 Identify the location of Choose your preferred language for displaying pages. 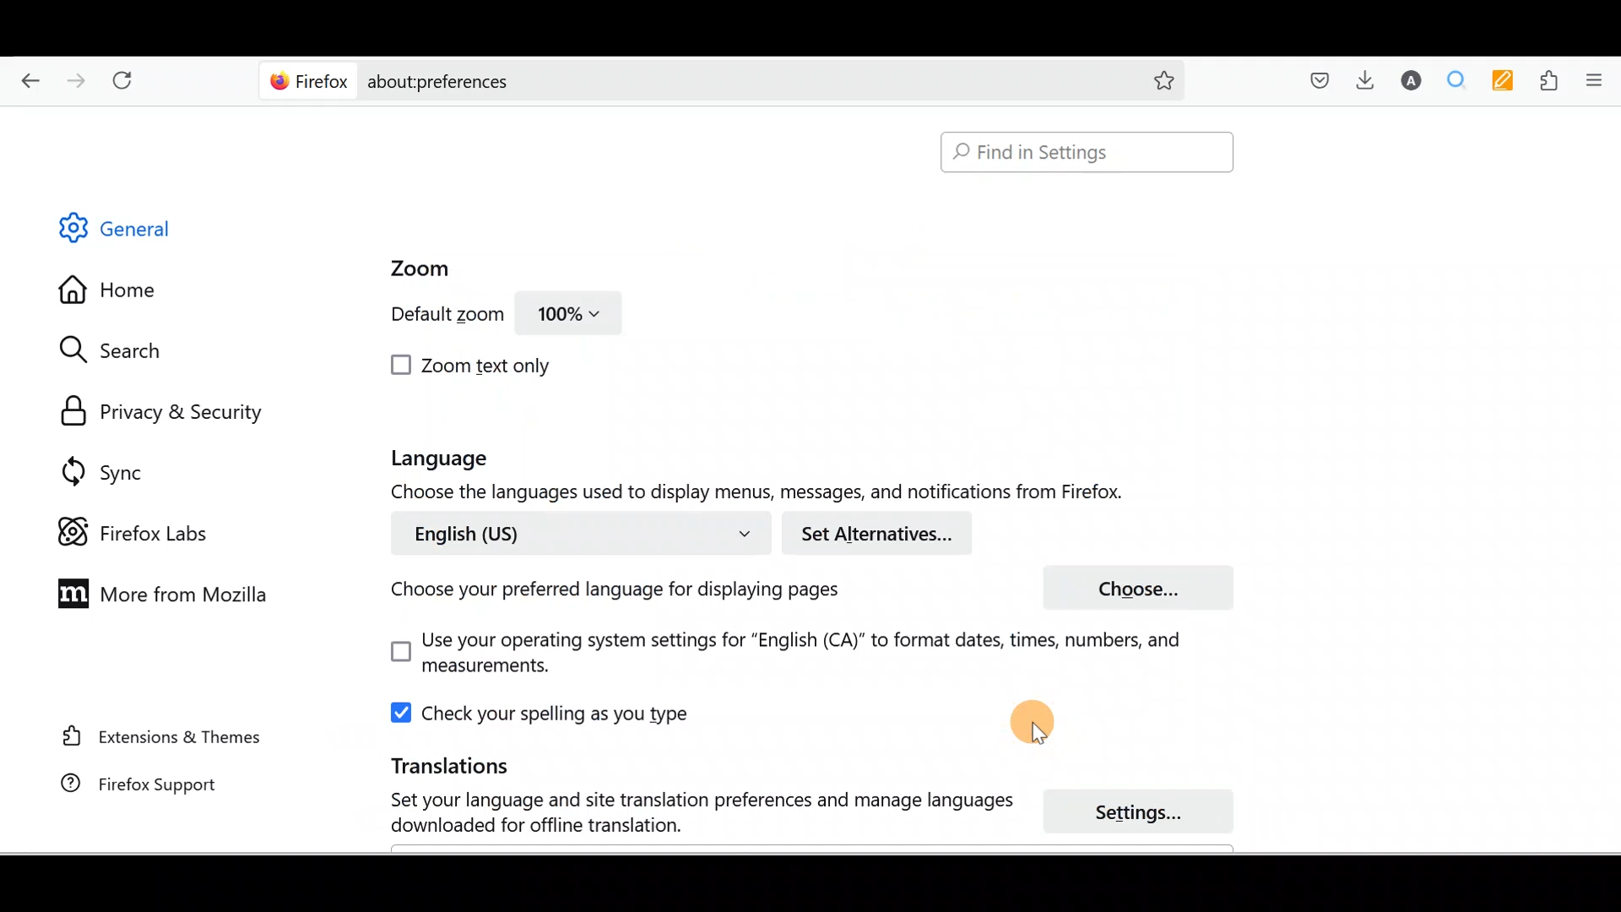
(609, 594).